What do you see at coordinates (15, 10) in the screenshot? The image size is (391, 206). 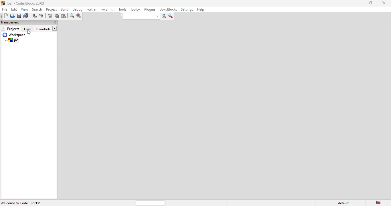 I see `edit` at bounding box center [15, 10].